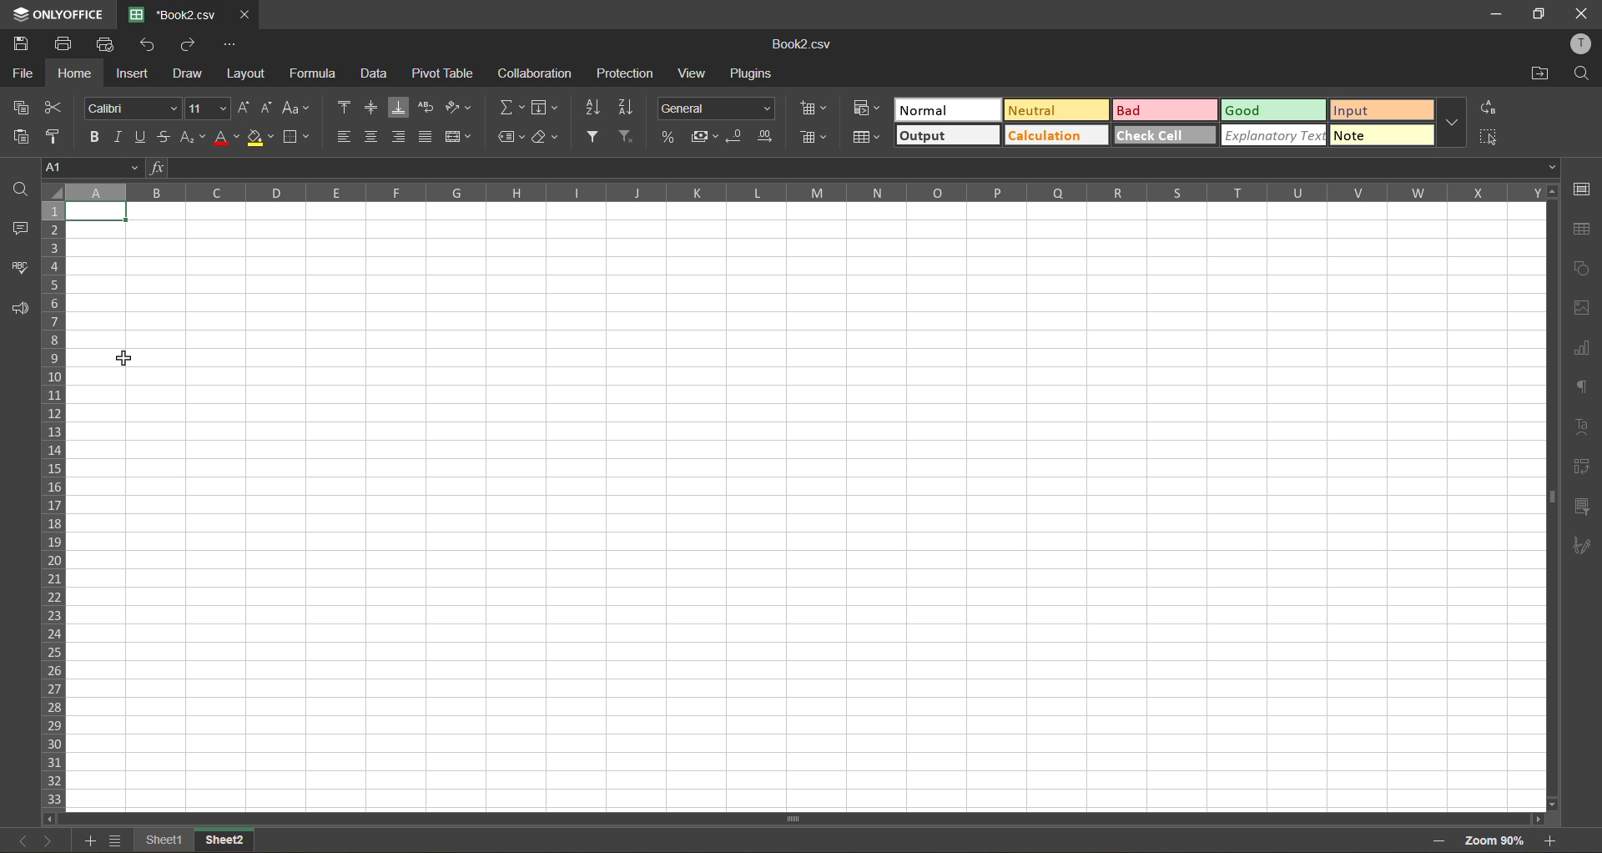 Image resolution: width=1602 pixels, height=853 pixels. What do you see at coordinates (372, 136) in the screenshot?
I see `align center` at bounding box center [372, 136].